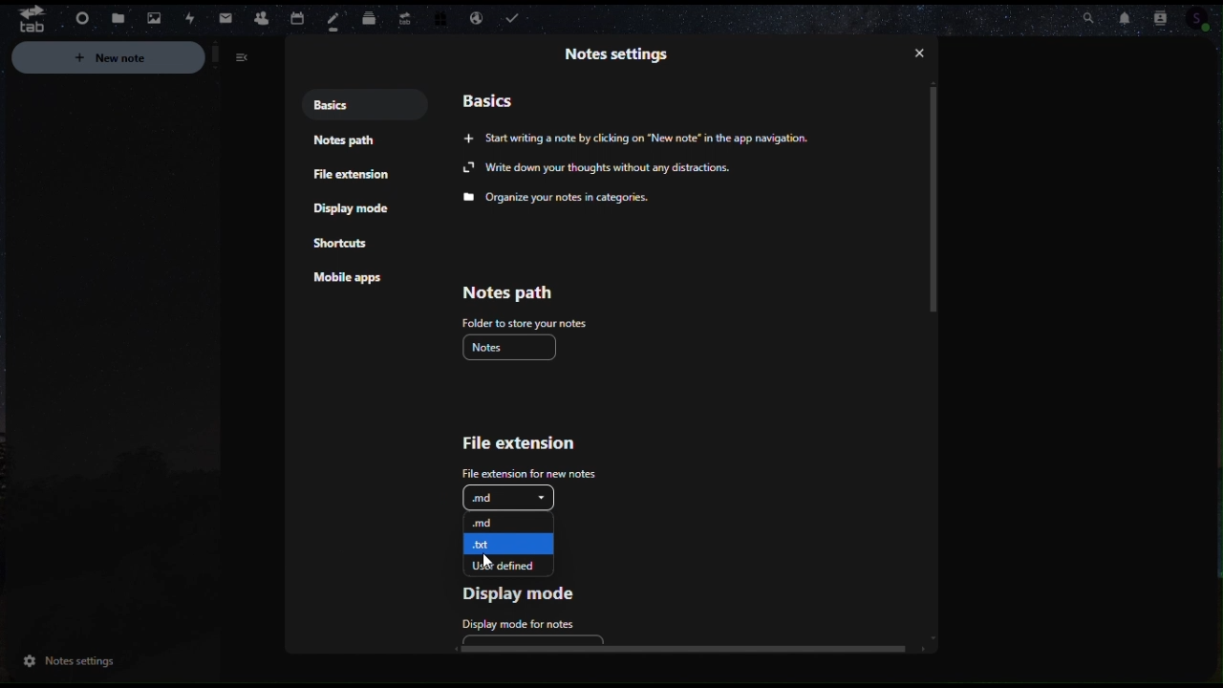  I want to click on .txt, so click(507, 542).